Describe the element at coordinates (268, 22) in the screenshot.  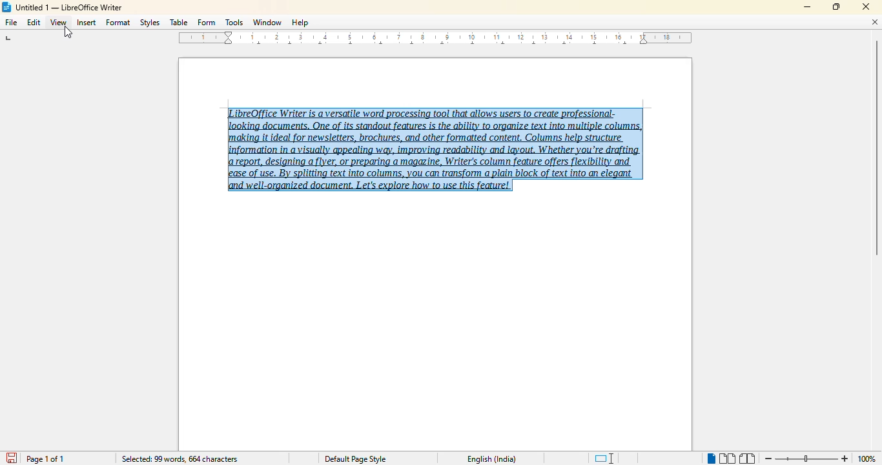
I see `window` at that location.